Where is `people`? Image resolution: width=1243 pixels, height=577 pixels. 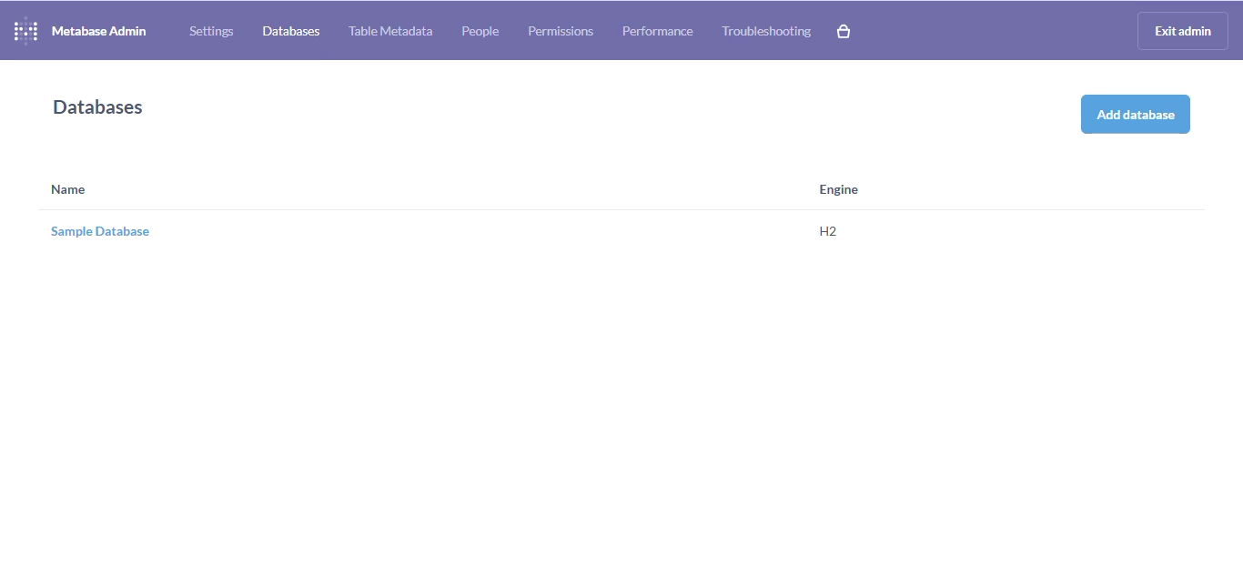
people is located at coordinates (480, 31).